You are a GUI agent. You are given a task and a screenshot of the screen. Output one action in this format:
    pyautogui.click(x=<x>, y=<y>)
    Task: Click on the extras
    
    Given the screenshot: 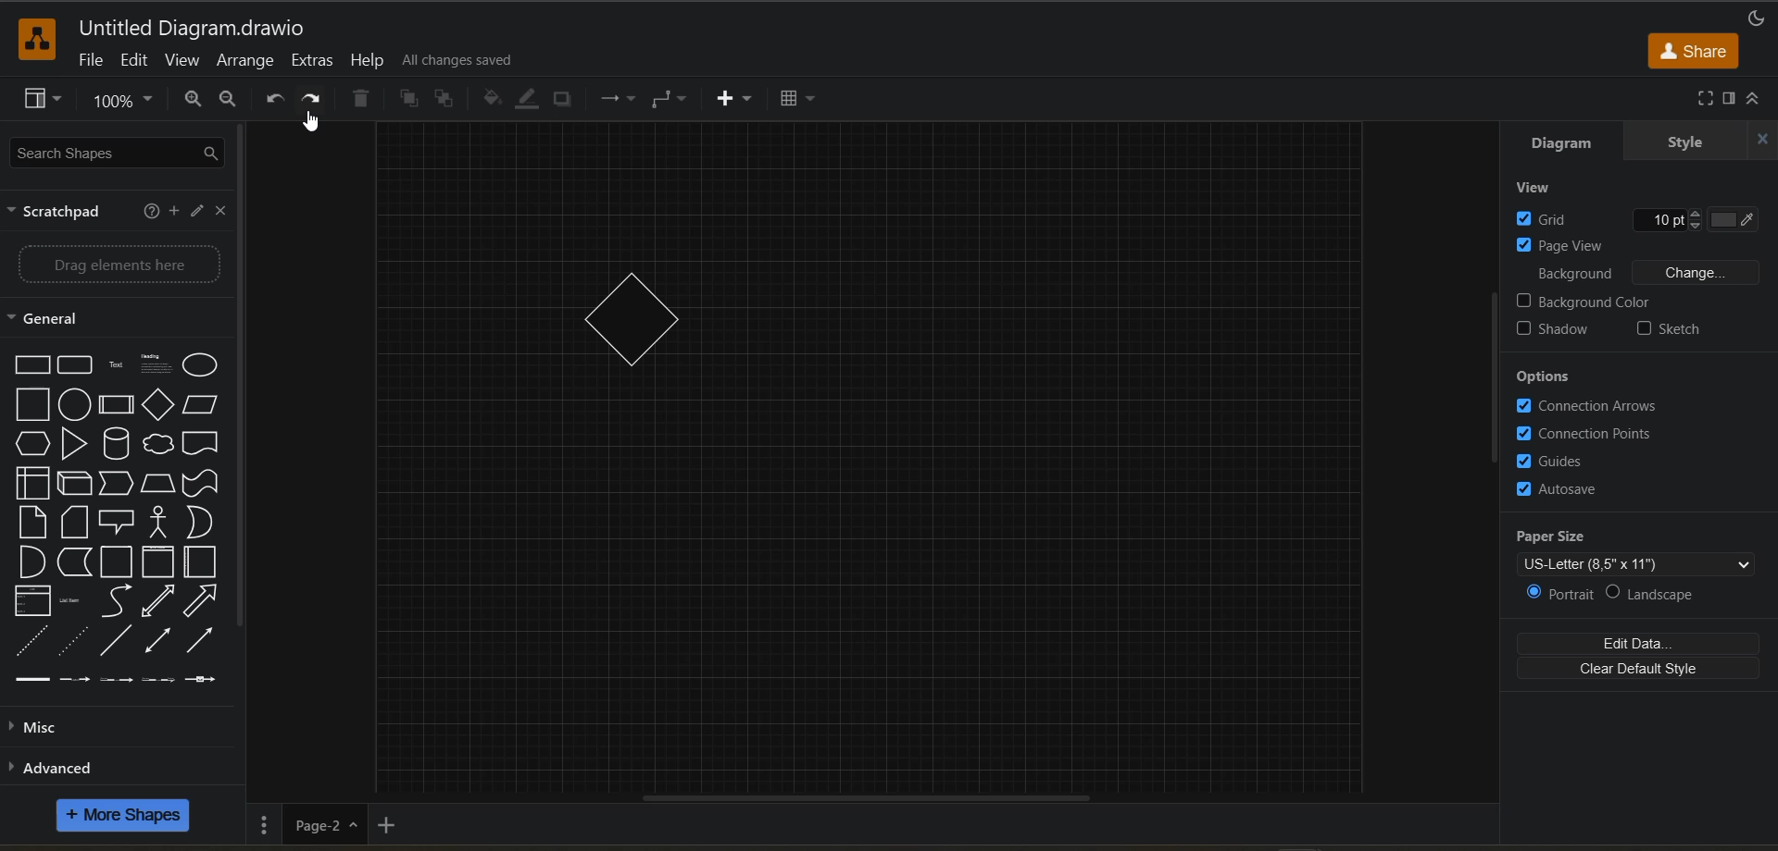 What is the action you would take?
    pyautogui.click(x=314, y=61)
    